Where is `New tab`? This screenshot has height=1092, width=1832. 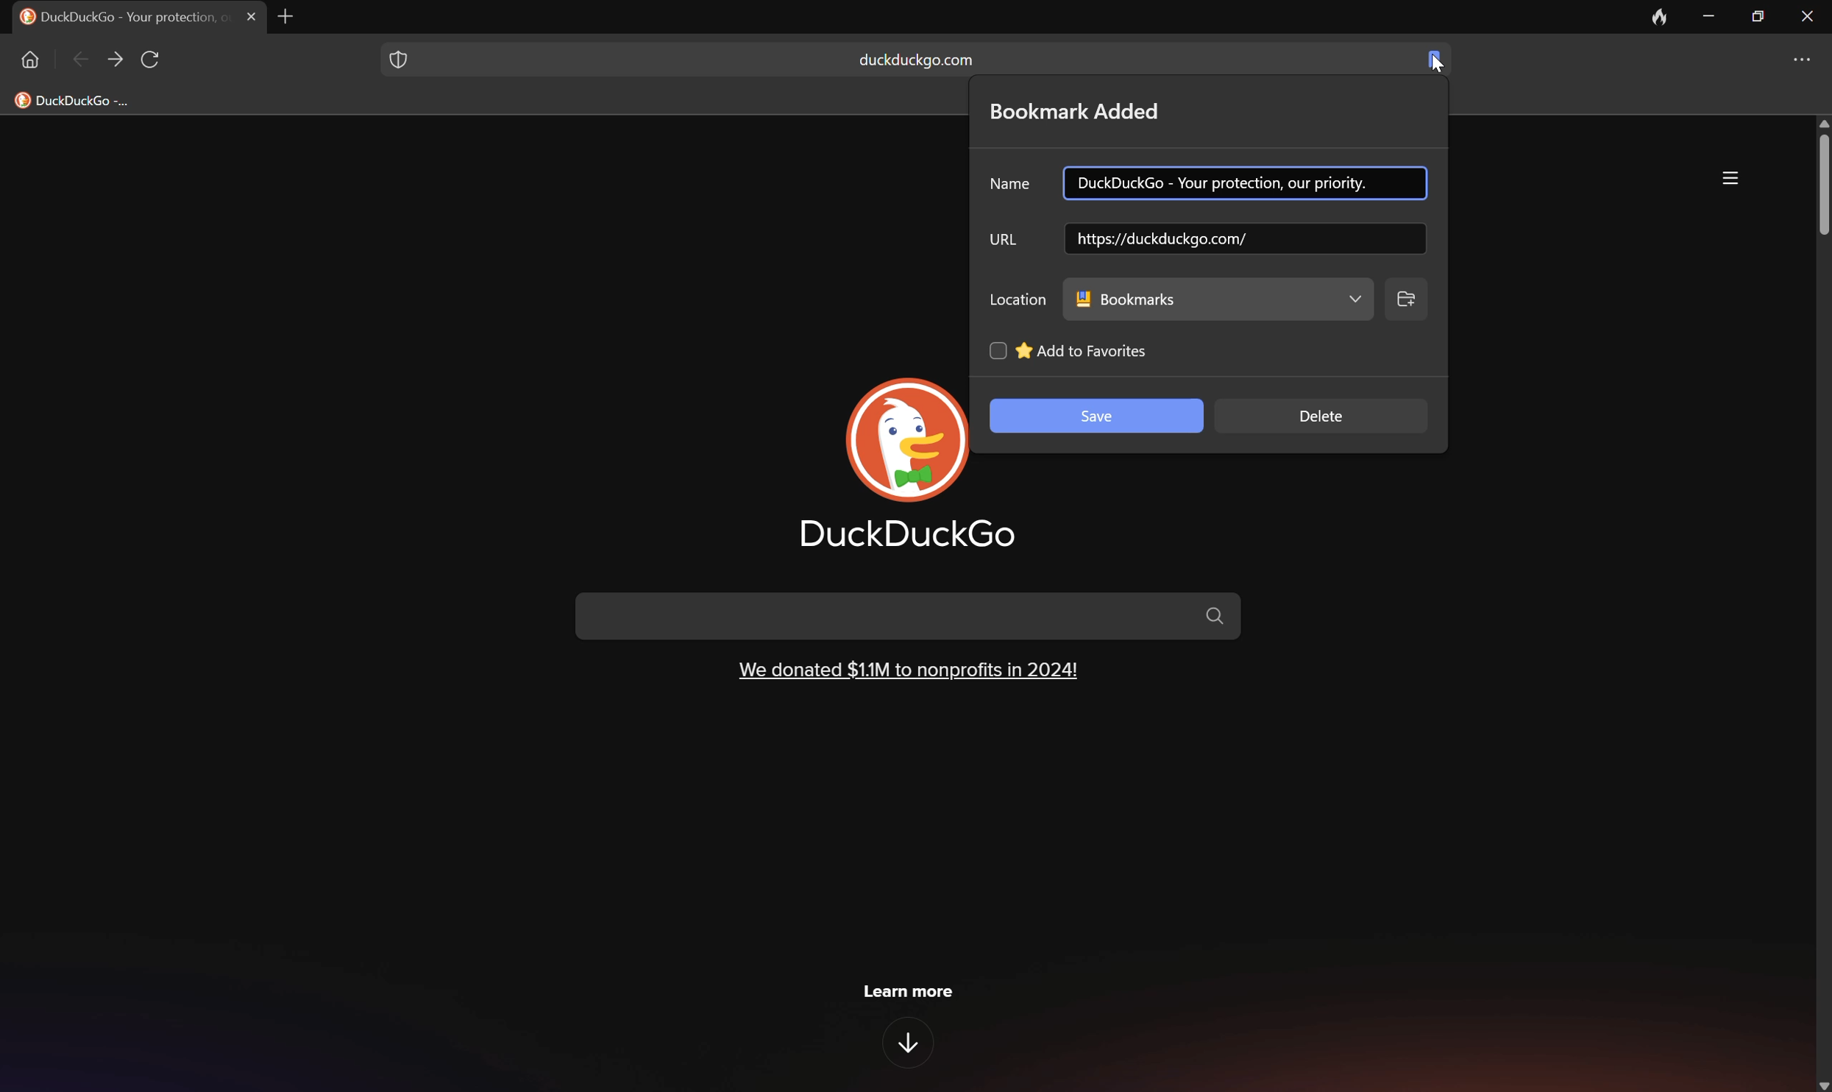
New tab is located at coordinates (292, 16).